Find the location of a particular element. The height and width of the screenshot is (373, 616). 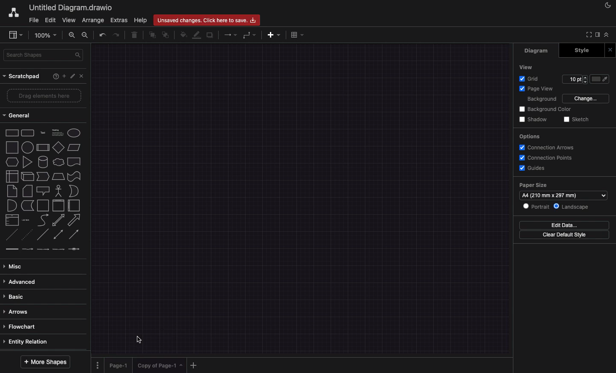

step is located at coordinates (43, 176).